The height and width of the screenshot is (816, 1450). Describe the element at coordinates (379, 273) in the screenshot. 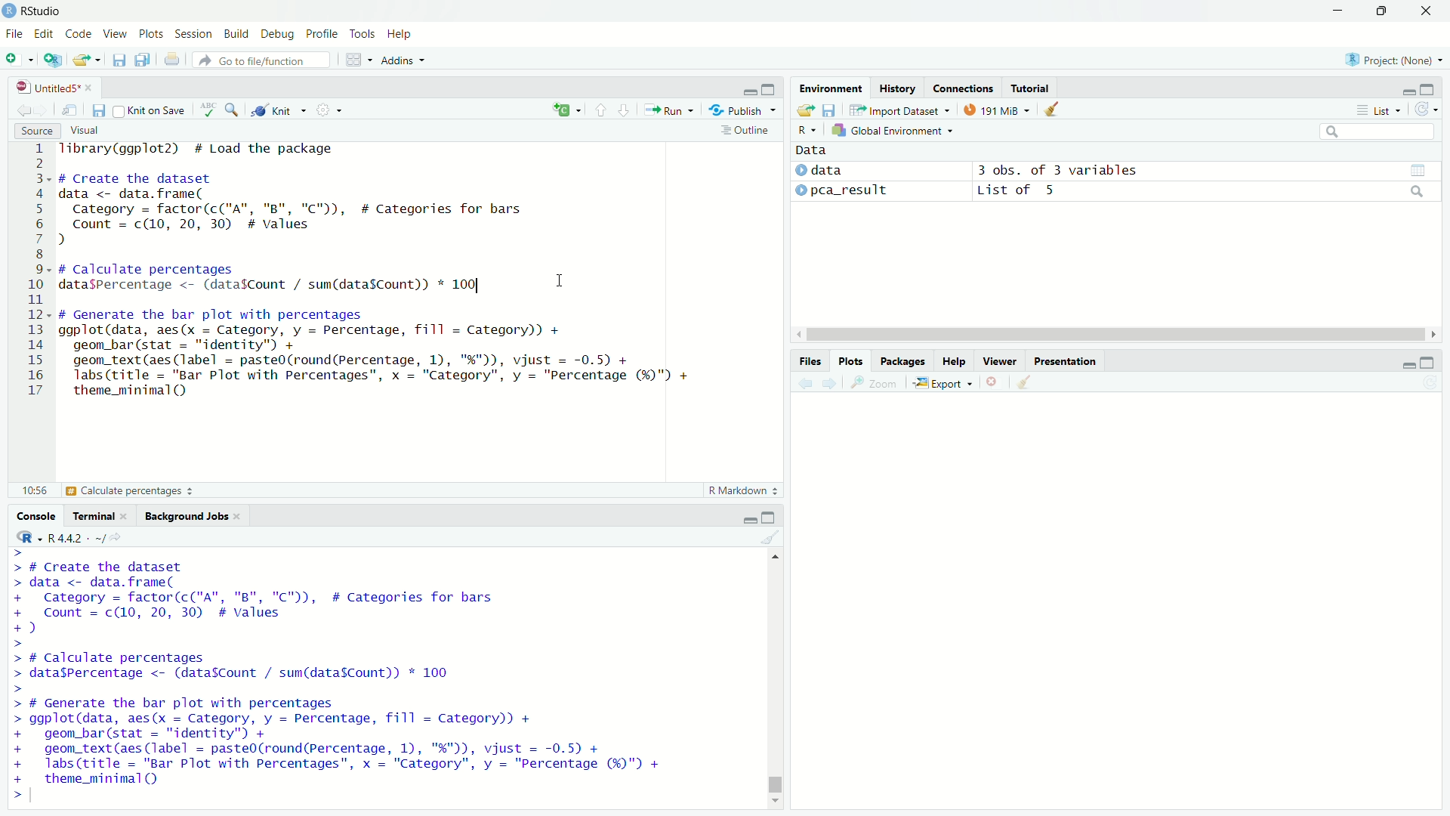

I see `Code - library(ggplot2) # Load the package# Create the datasetdata <- data.frame(Category = factor(c("A", "B", "C"™)), # Categories for barsCount = c(10, 20, 30) # Values)# Calculate percentagesdataspercentage <- (datafCount / sum(datasCount)) * 100 I# Generate the bar plot with percentagesggplot(data, aes(x = Category, y = Percentage, fill = Category)) +geom_bar(stat = "identity") +geom_text (aes (label = paste0(round(Percentage, 1), "%")), vjust = -0.5) +Tabs(title = "Bar Plot with Percentages", x = "Category", y = "Percentage (%)") +theme_minimal OQ` at that location.